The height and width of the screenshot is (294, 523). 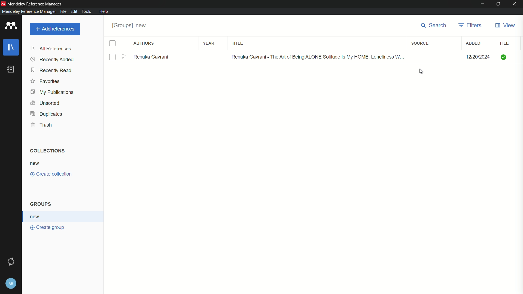 What do you see at coordinates (36, 217) in the screenshot?
I see `new` at bounding box center [36, 217].